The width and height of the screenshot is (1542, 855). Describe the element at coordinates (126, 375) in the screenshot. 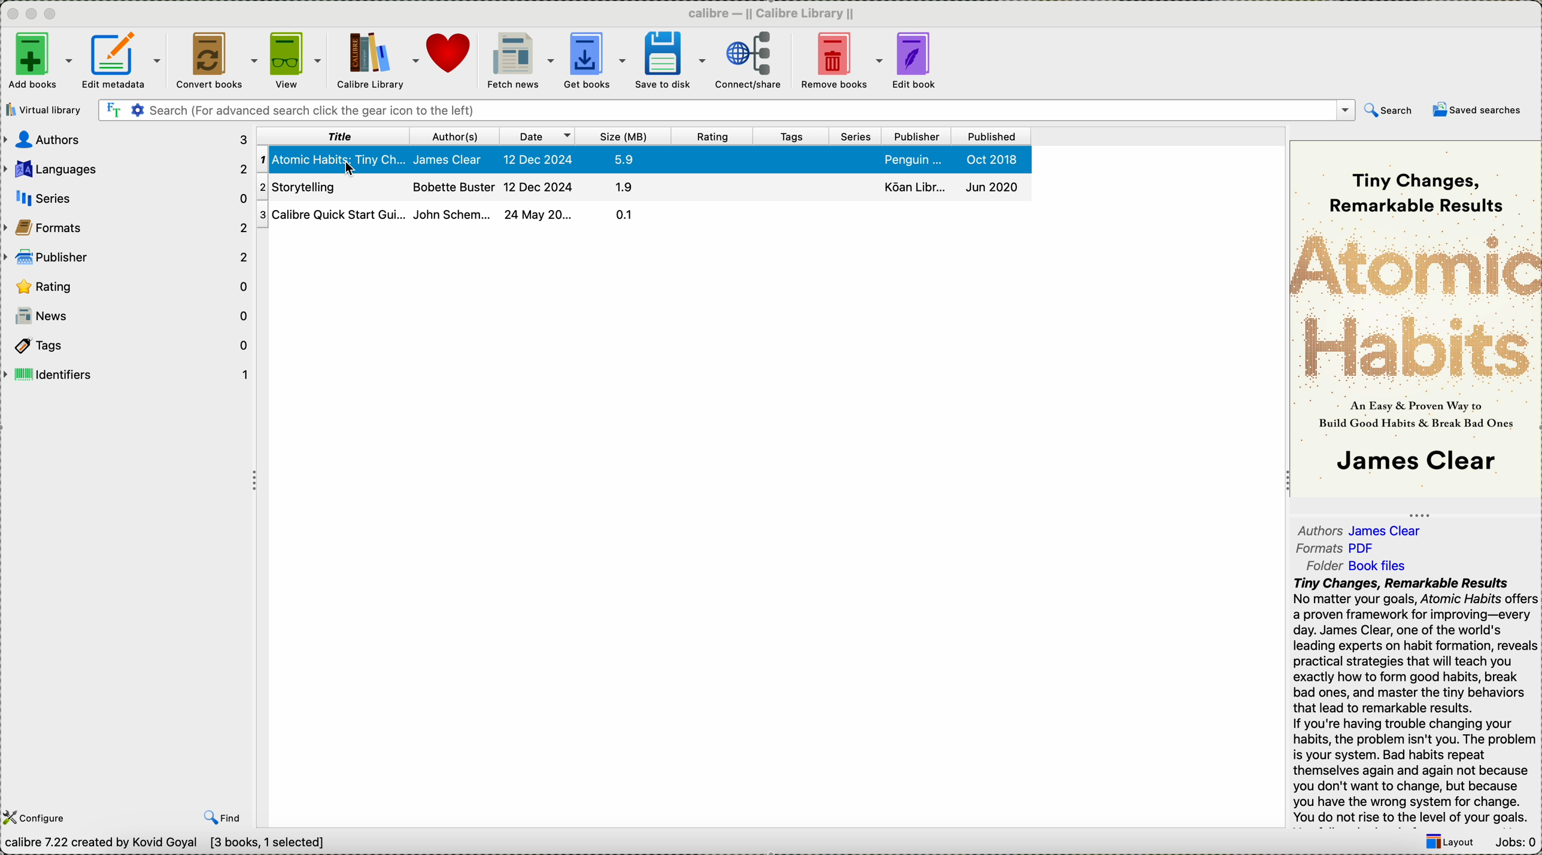

I see `identifiers` at that location.